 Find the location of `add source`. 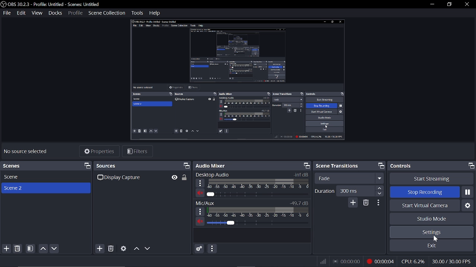

add source is located at coordinates (100, 248).